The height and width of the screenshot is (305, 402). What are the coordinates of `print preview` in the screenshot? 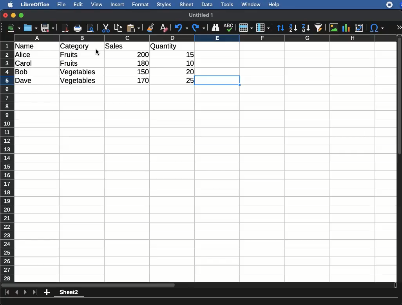 It's located at (91, 29).